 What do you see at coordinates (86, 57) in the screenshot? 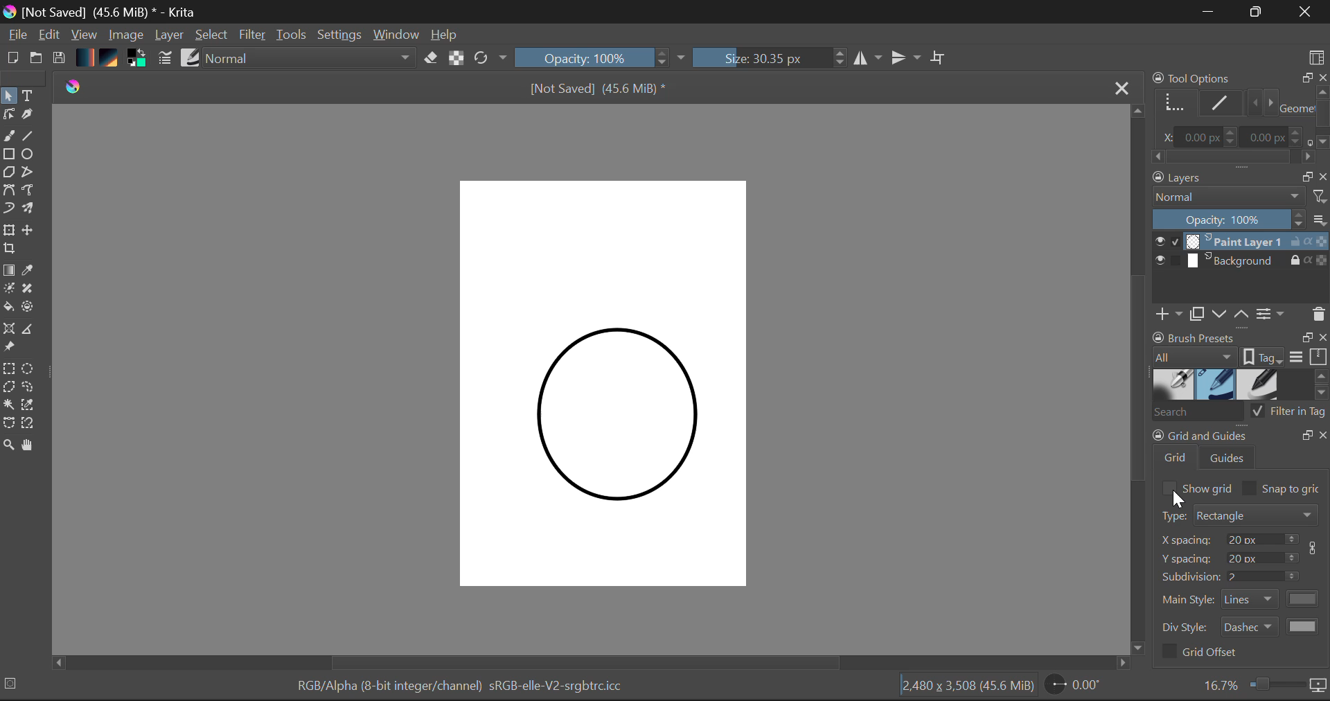
I see `Gradient` at bounding box center [86, 57].